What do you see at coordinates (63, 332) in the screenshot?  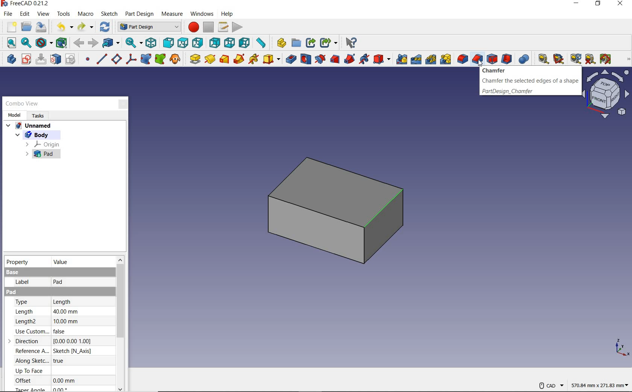 I see `false` at bounding box center [63, 332].